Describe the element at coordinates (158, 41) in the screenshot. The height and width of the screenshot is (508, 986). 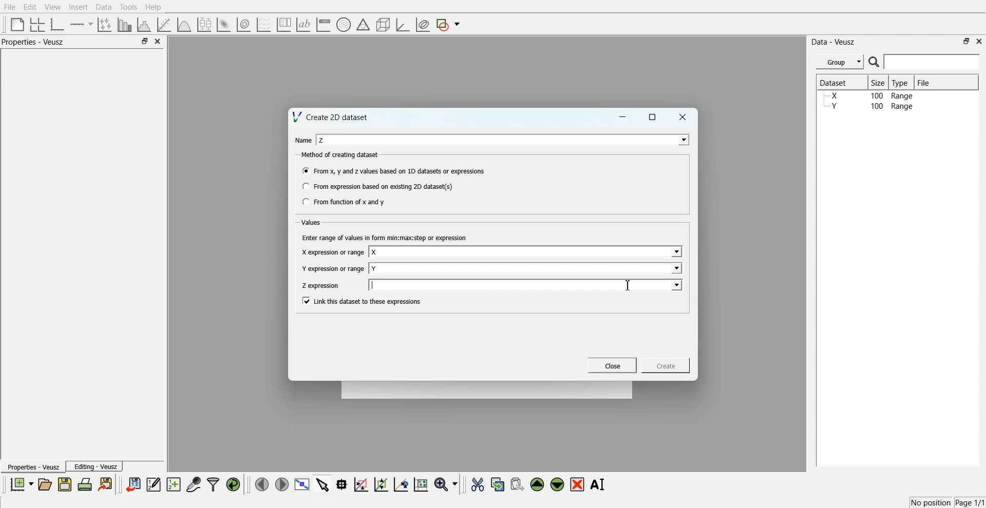
I see `Close` at that location.